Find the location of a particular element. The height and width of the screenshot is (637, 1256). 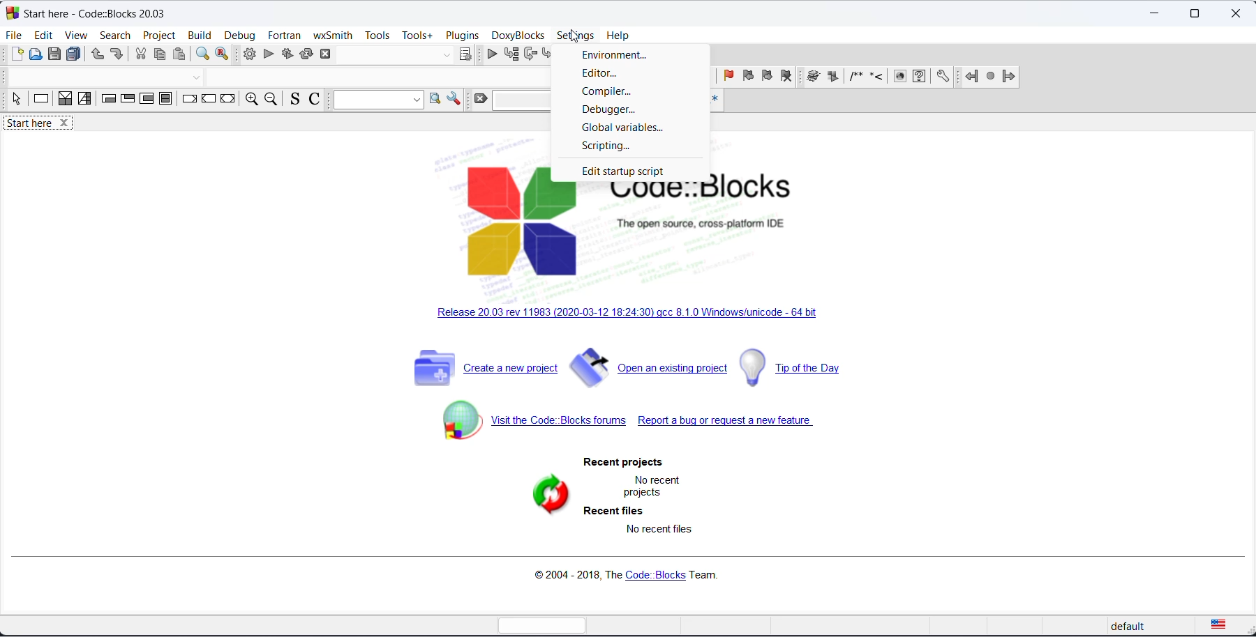

project is located at coordinates (159, 36).